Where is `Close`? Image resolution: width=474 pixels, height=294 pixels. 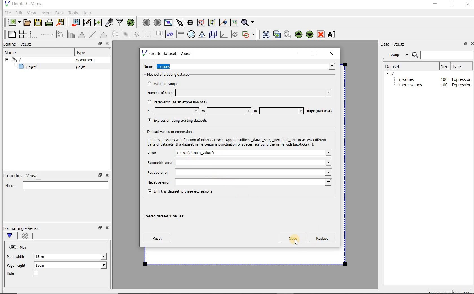
Close is located at coordinates (107, 44).